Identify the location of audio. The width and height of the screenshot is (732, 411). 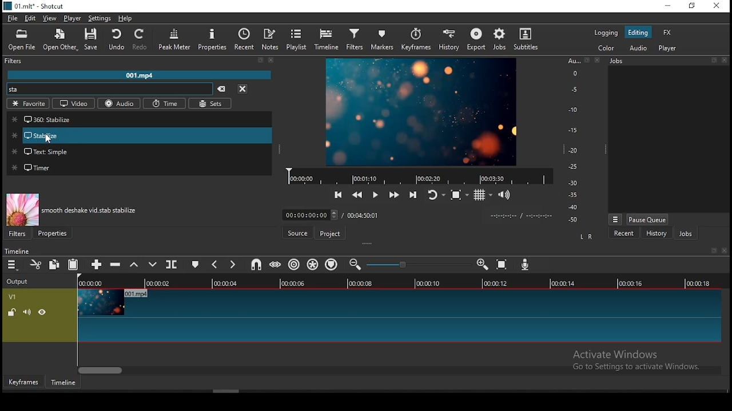
(120, 103).